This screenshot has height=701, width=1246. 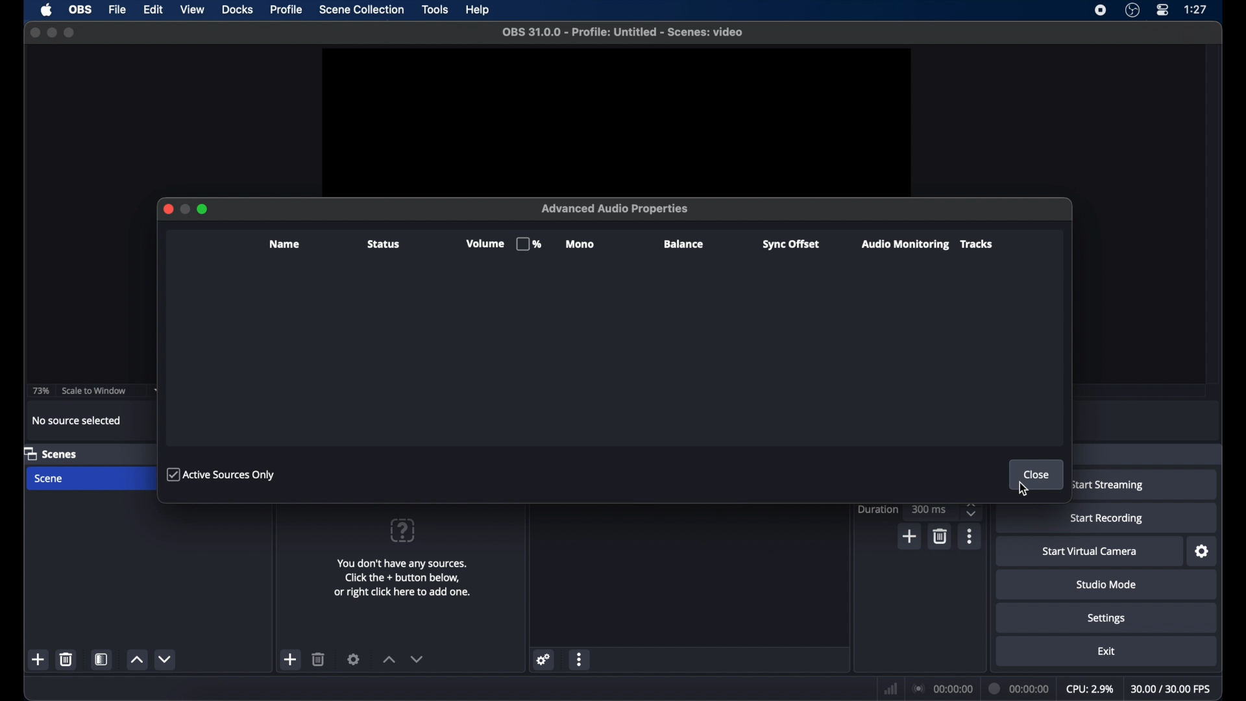 I want to click on sync offset, so click(x=790, y=245).